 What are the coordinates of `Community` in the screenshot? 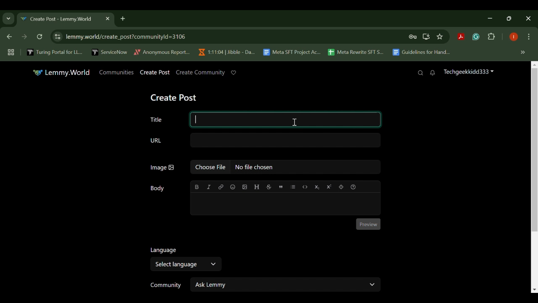 It's located at (164, 285).